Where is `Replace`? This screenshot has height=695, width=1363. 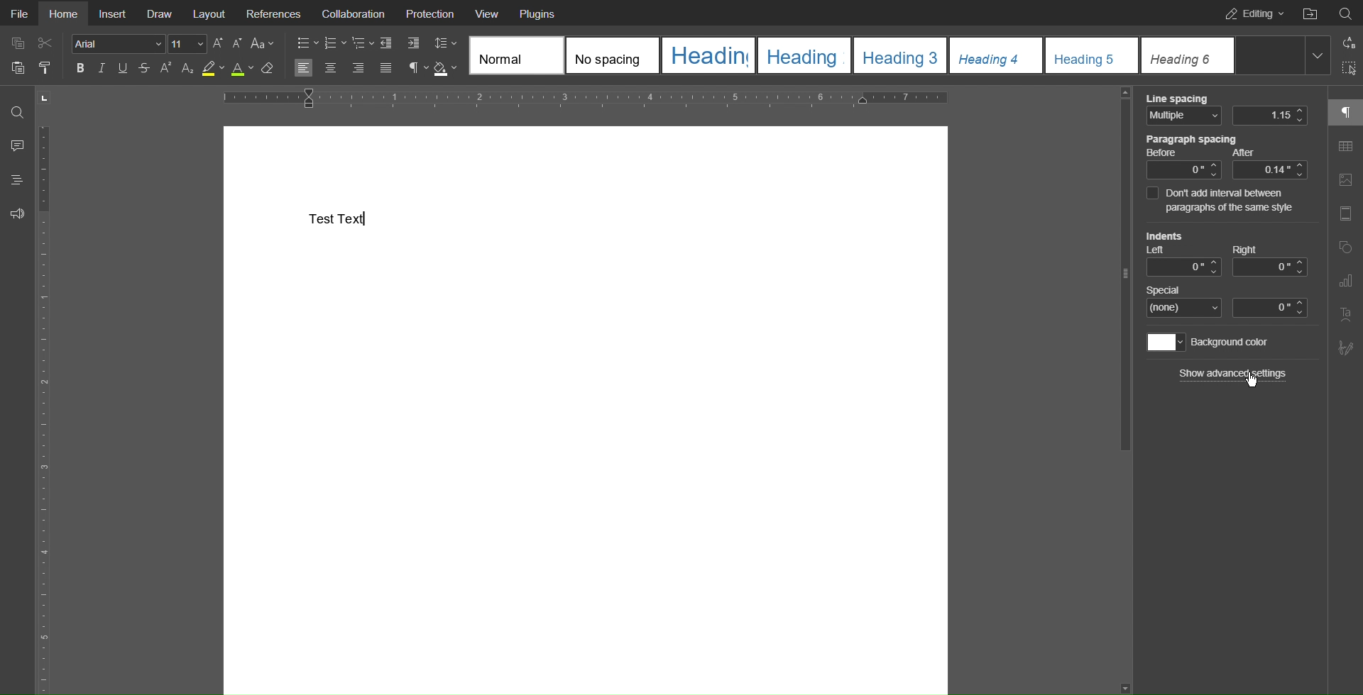 Replace is located at coordinates (1347, 43).